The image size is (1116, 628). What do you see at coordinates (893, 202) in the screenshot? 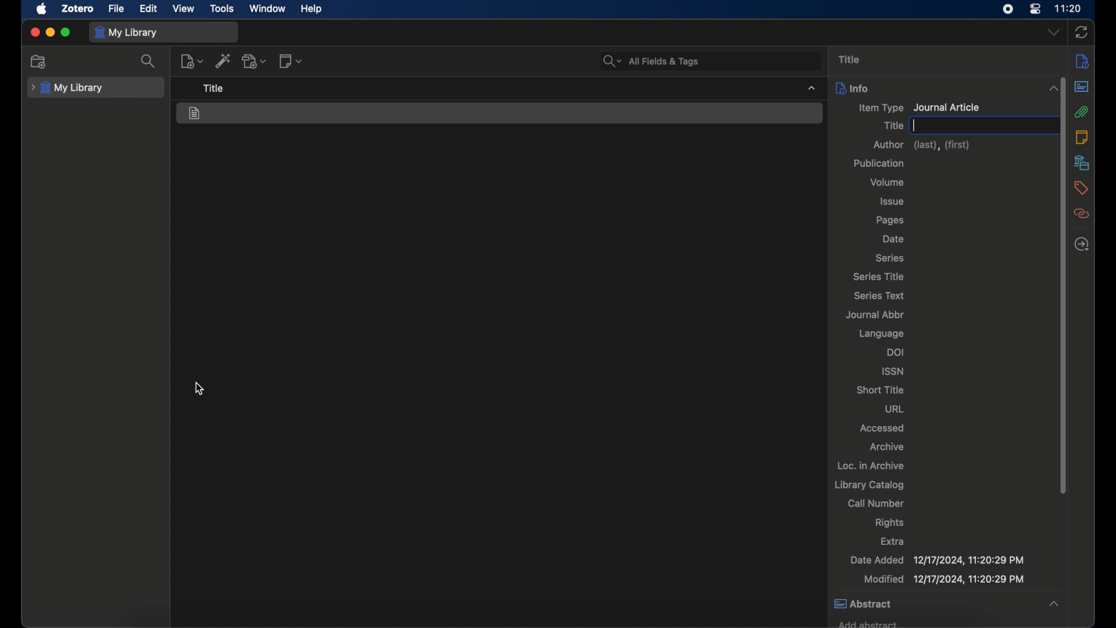
I see `issue` at bounding box center [893, 202].